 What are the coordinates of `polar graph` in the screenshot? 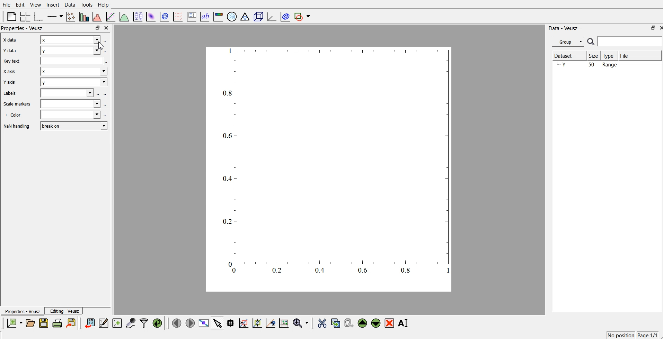 It's located at (232, 16).